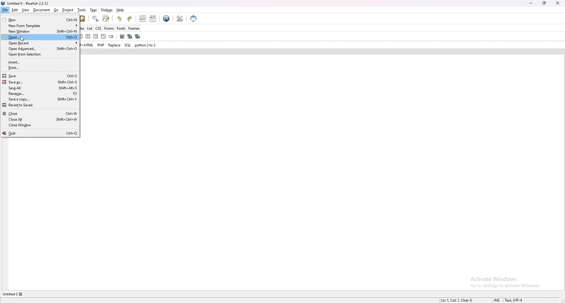 The width and height of the screenshot is (565, 303). Describe the element at coordinates (138, 36) in the screenshot. I see `multi thumbnail` at that location.